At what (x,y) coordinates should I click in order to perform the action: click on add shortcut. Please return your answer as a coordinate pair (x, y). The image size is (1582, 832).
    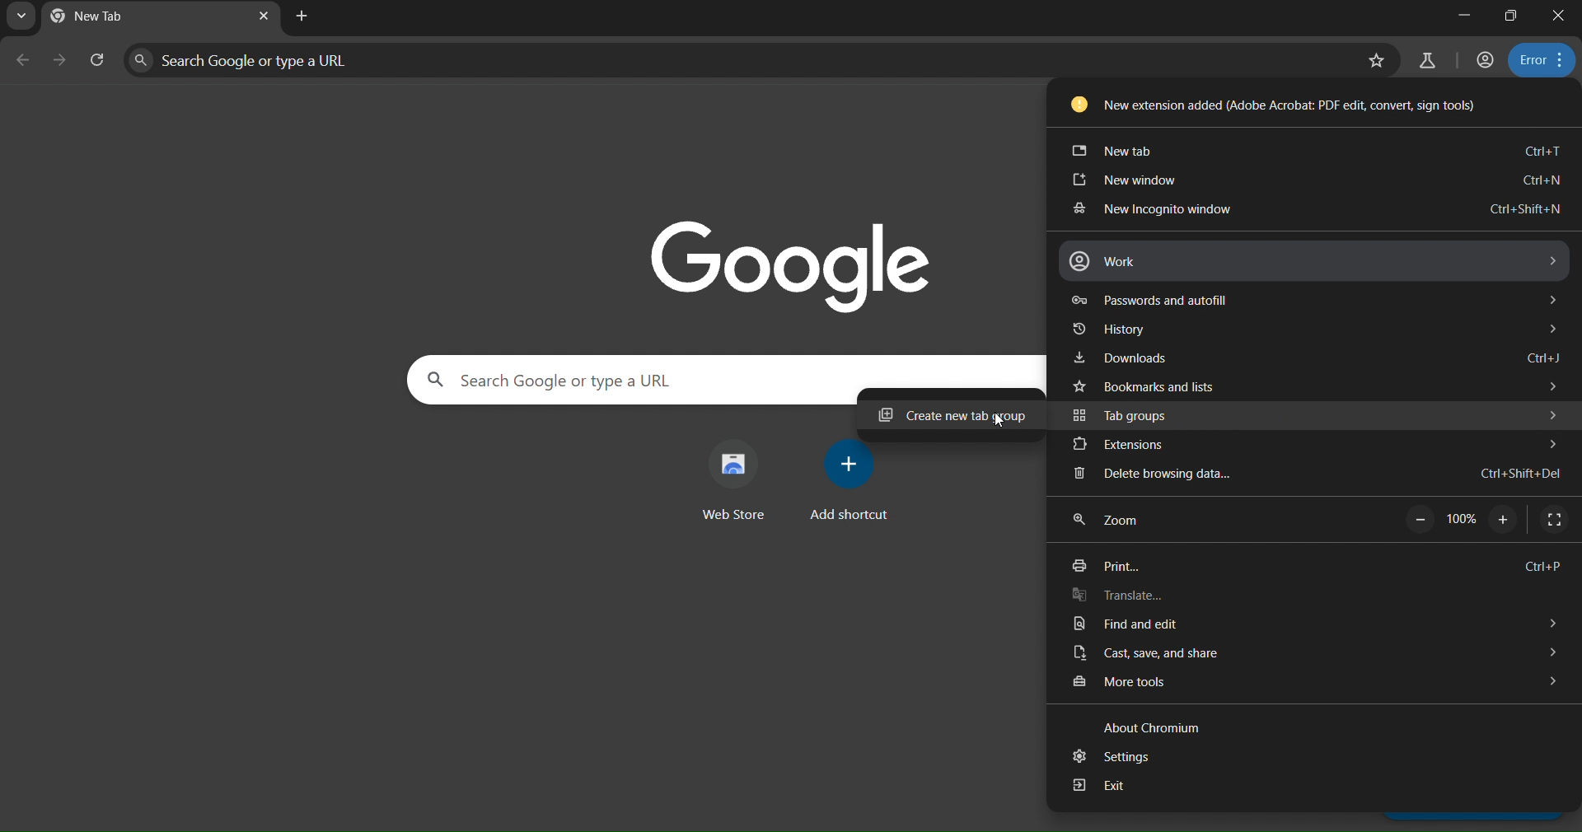
    Looking at the image, I should click on (847, 485).